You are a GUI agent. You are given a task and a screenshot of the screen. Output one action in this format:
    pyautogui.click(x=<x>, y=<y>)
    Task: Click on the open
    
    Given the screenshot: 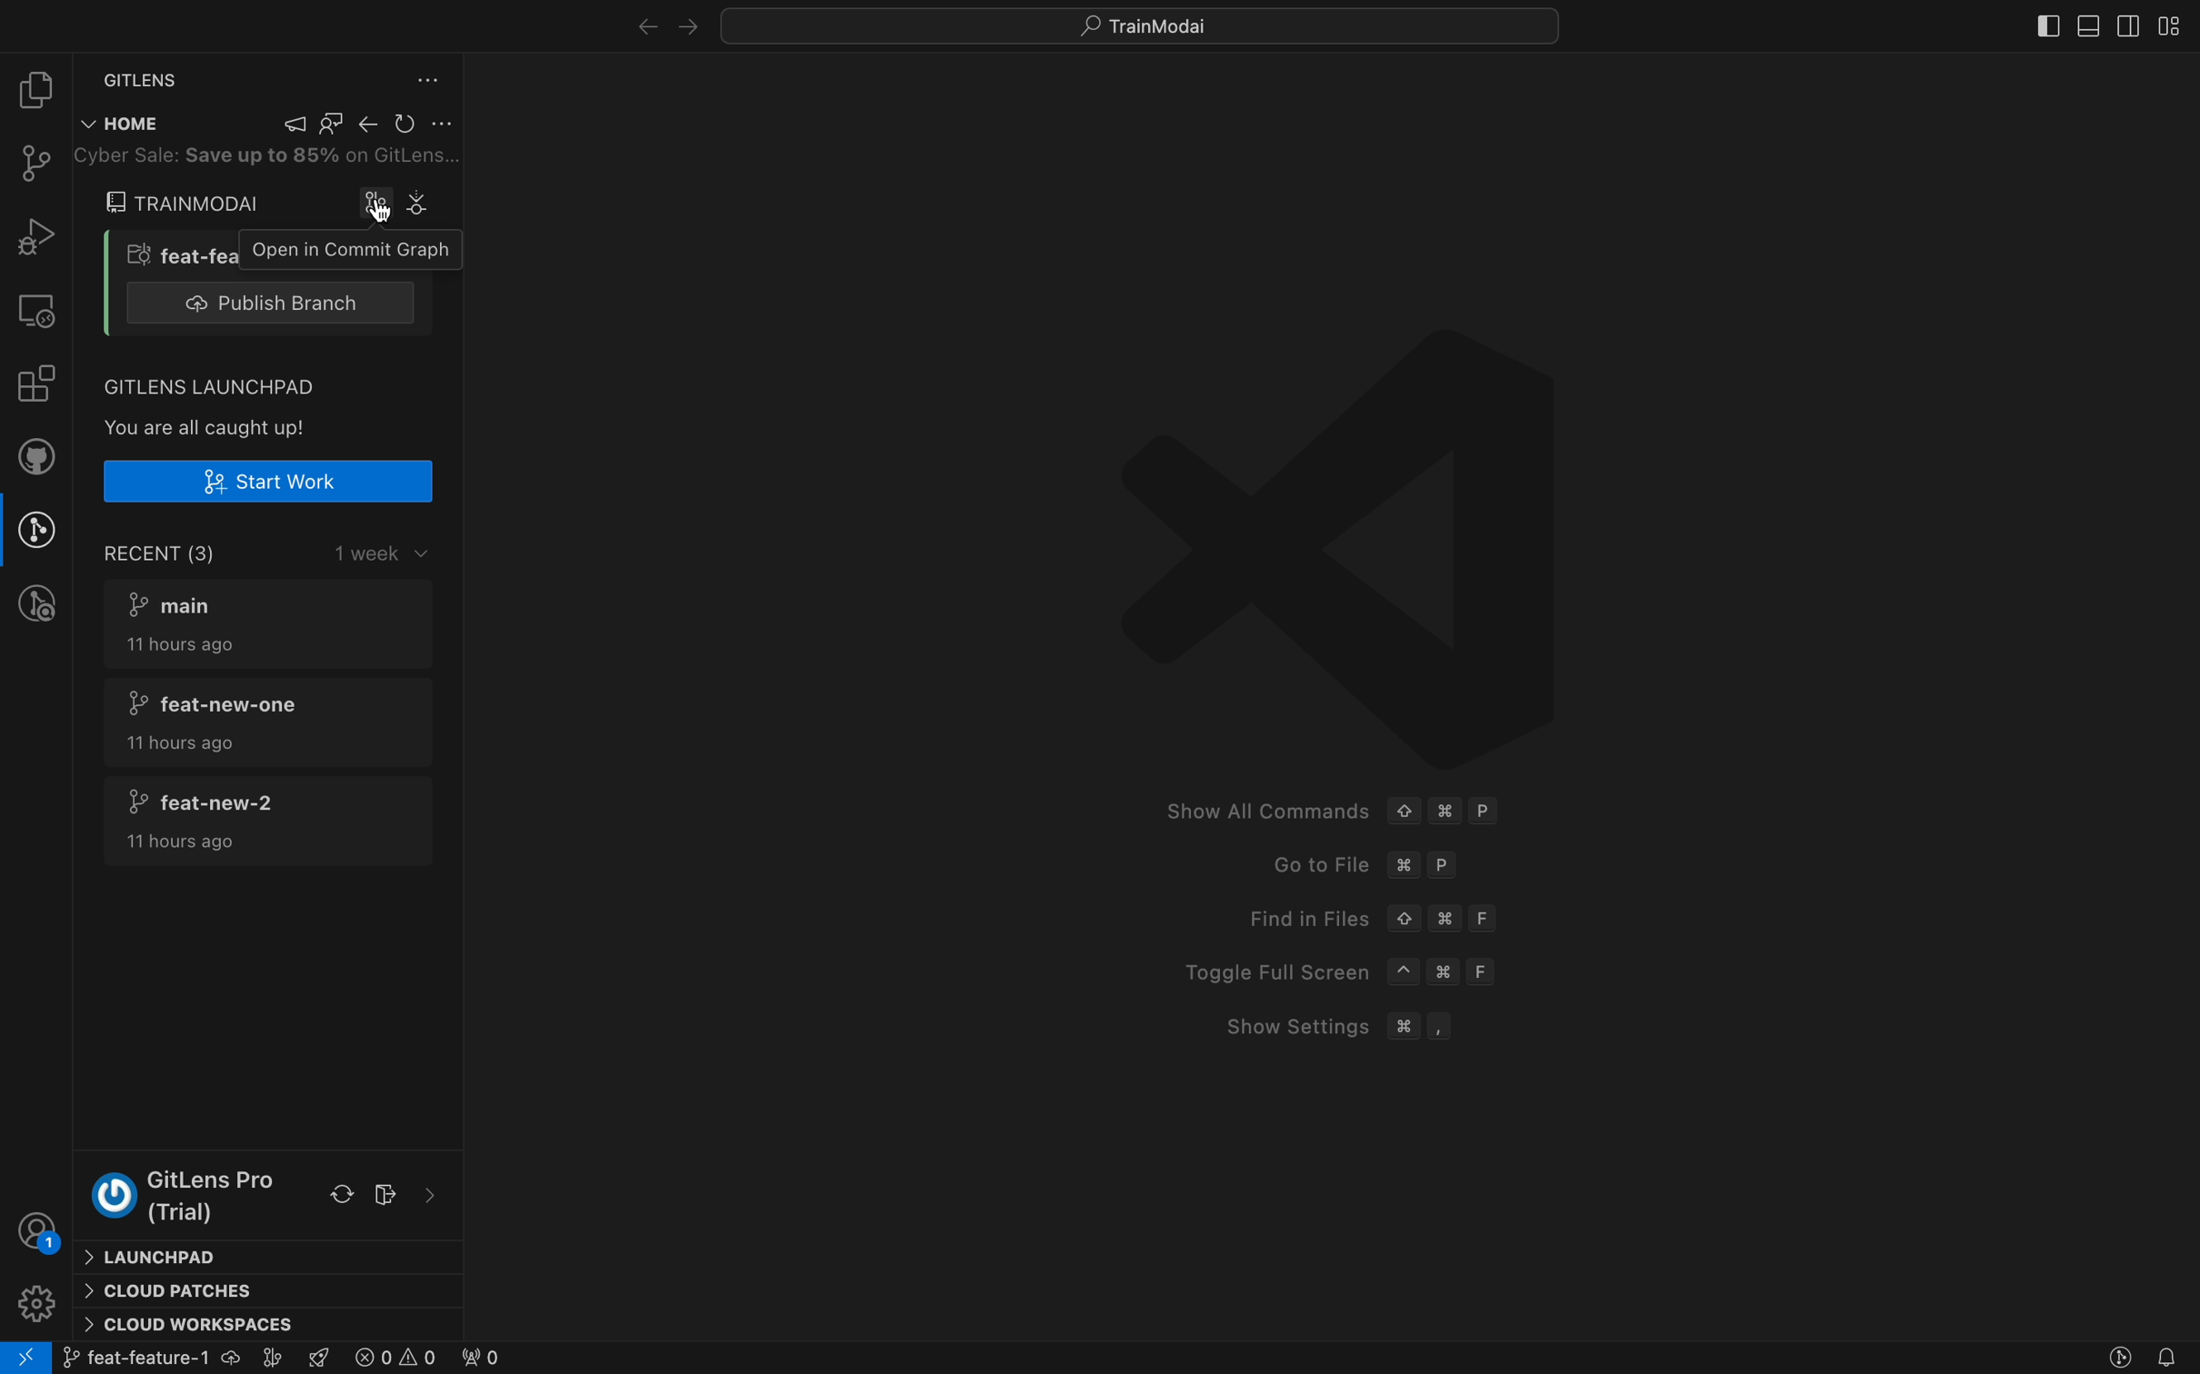 What is the action you would take?
    pyautogui.click(x=378, y=204)
    